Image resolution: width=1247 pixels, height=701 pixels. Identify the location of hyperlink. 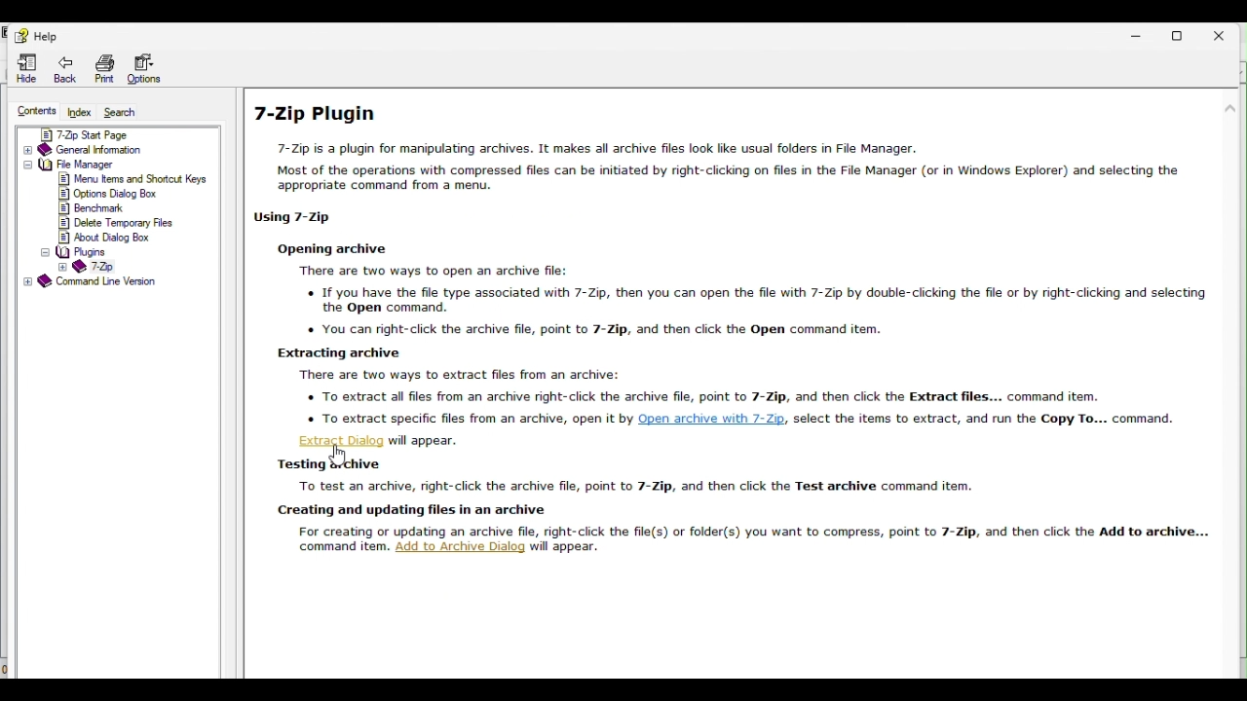
(712, 419).